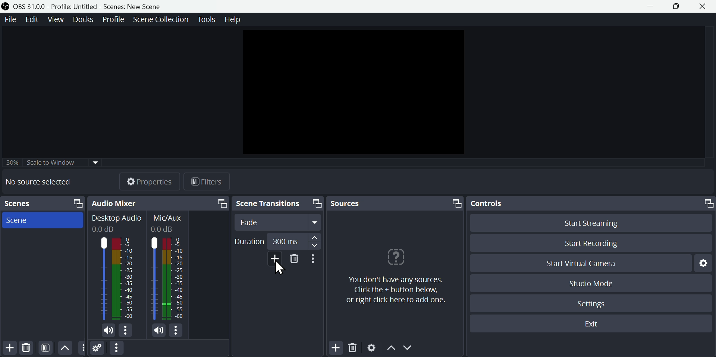 The height and width of the screenshot is (357, 716). Describe the element at coordinates (706, 6) in the screenshot. I see `Close` at that location.